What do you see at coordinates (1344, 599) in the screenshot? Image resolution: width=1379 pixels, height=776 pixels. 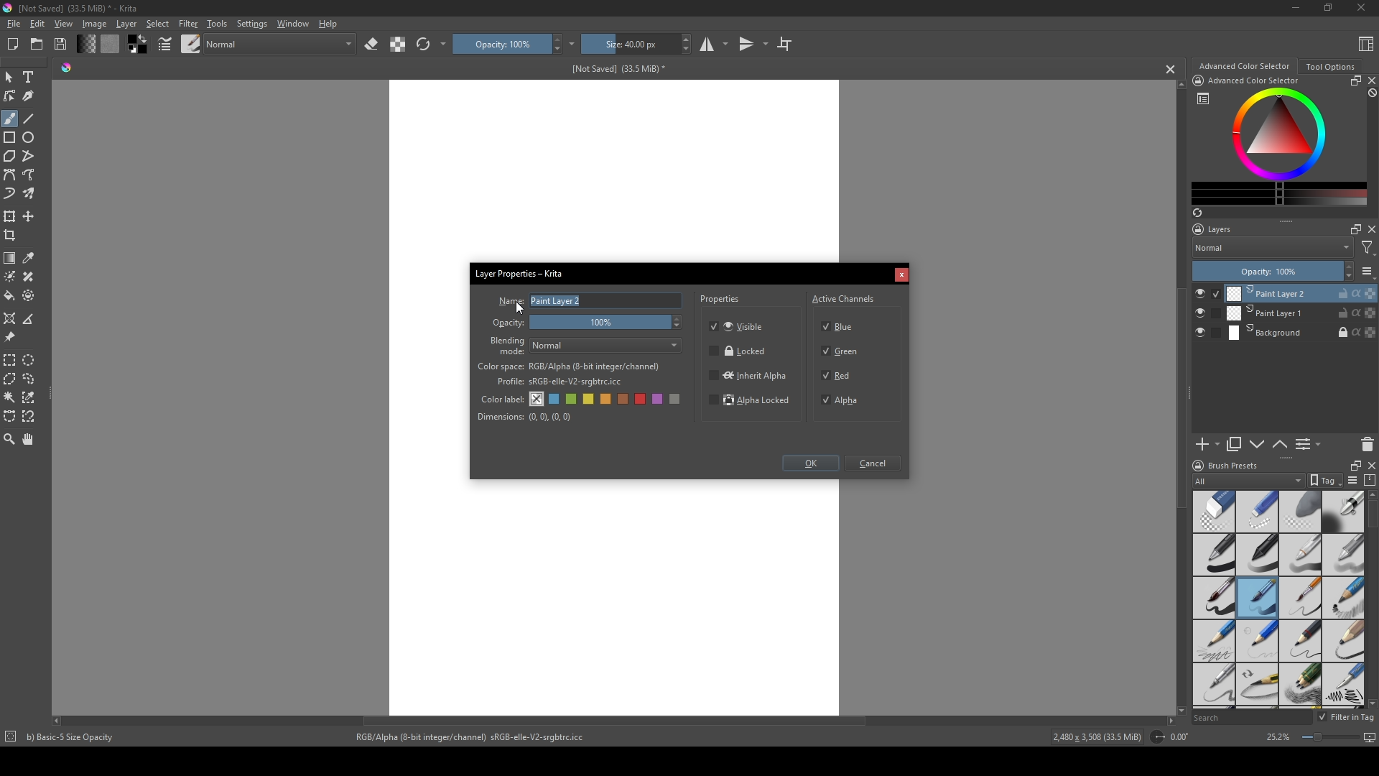 I see `pencil` at bounding box center [1344, 599].